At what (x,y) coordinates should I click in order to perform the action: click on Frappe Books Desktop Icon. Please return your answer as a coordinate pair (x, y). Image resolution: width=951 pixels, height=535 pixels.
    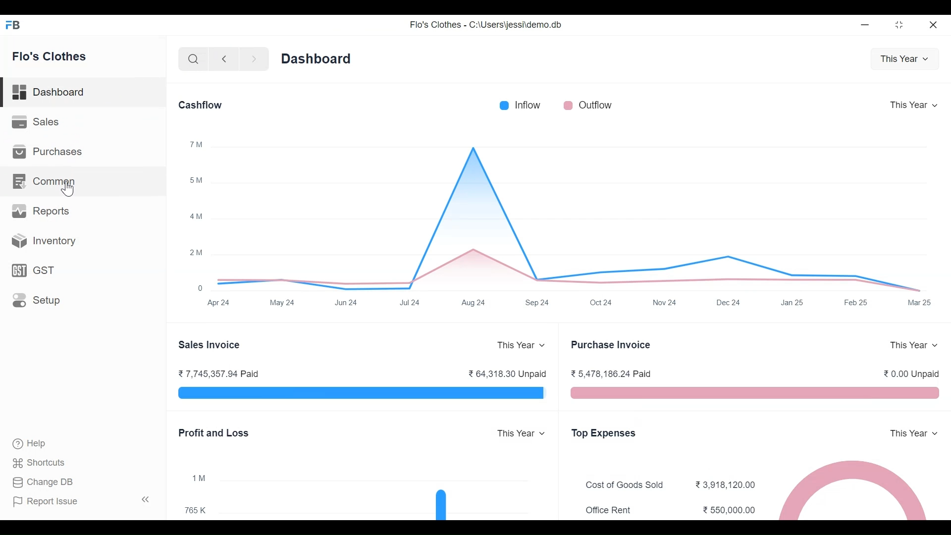
    Looking at the image, I should click on (13, 25).